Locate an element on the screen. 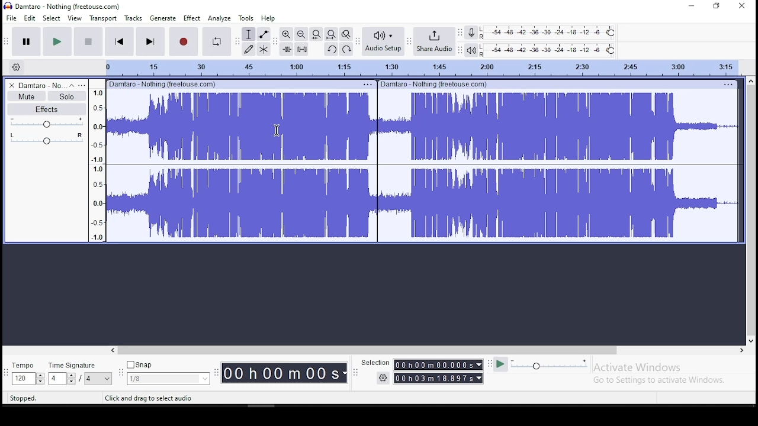  audio setup is located at coordinates (383, 42).